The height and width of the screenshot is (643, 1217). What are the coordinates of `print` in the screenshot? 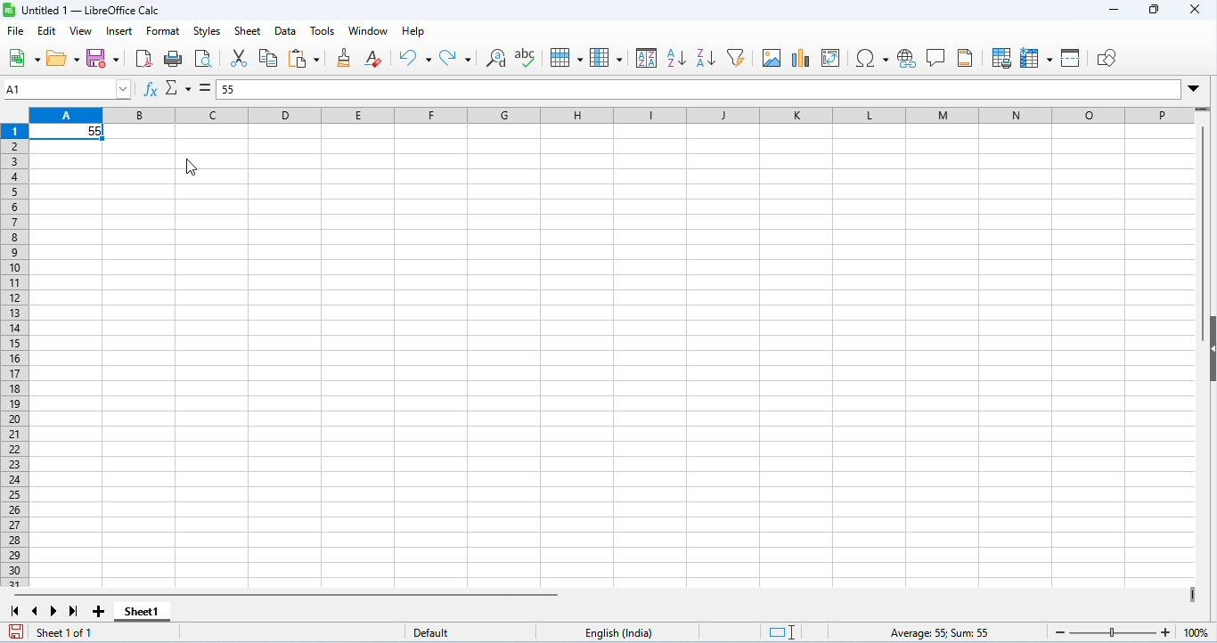 It's located at (176, 60).